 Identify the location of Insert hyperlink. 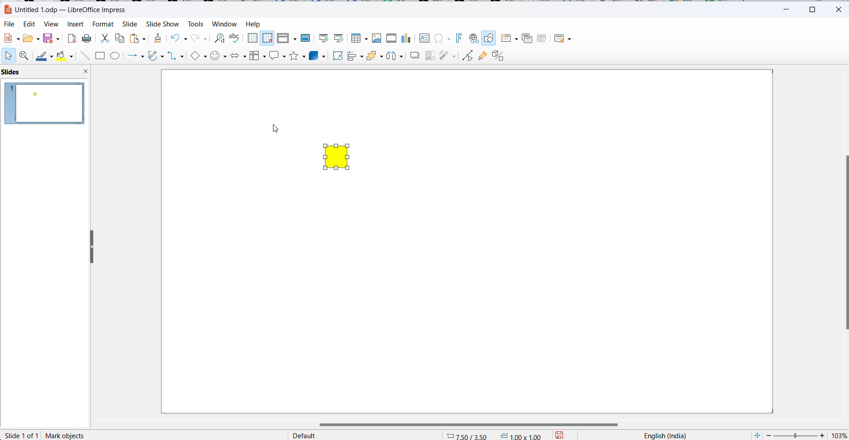
(472, 39).